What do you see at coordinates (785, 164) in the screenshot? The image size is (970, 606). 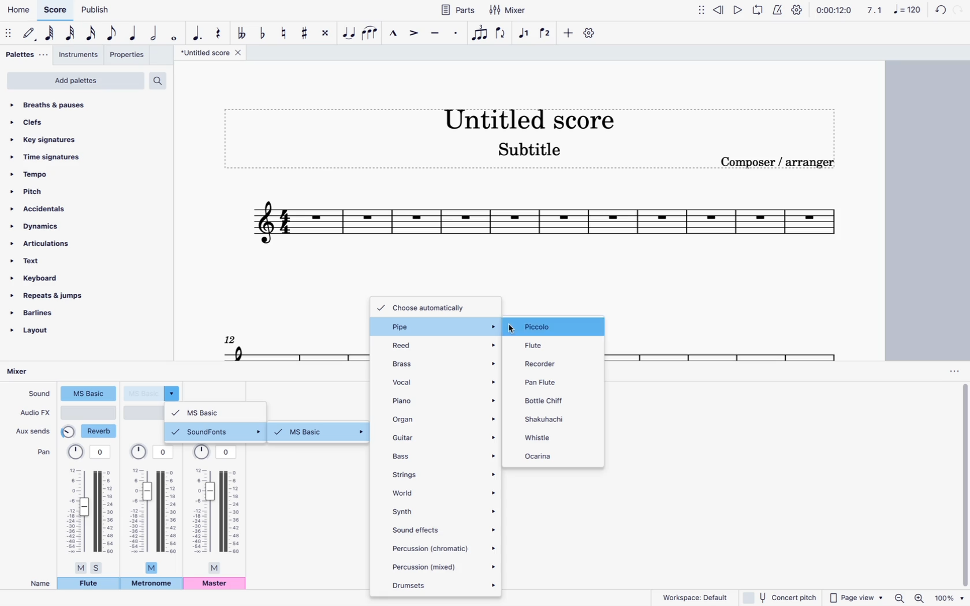 I see `composer / arranger` at bounding box center [785, 164].